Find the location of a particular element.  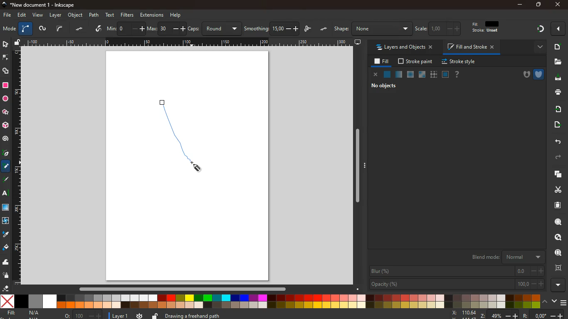

3d tool is located at coordinates (5, 125).